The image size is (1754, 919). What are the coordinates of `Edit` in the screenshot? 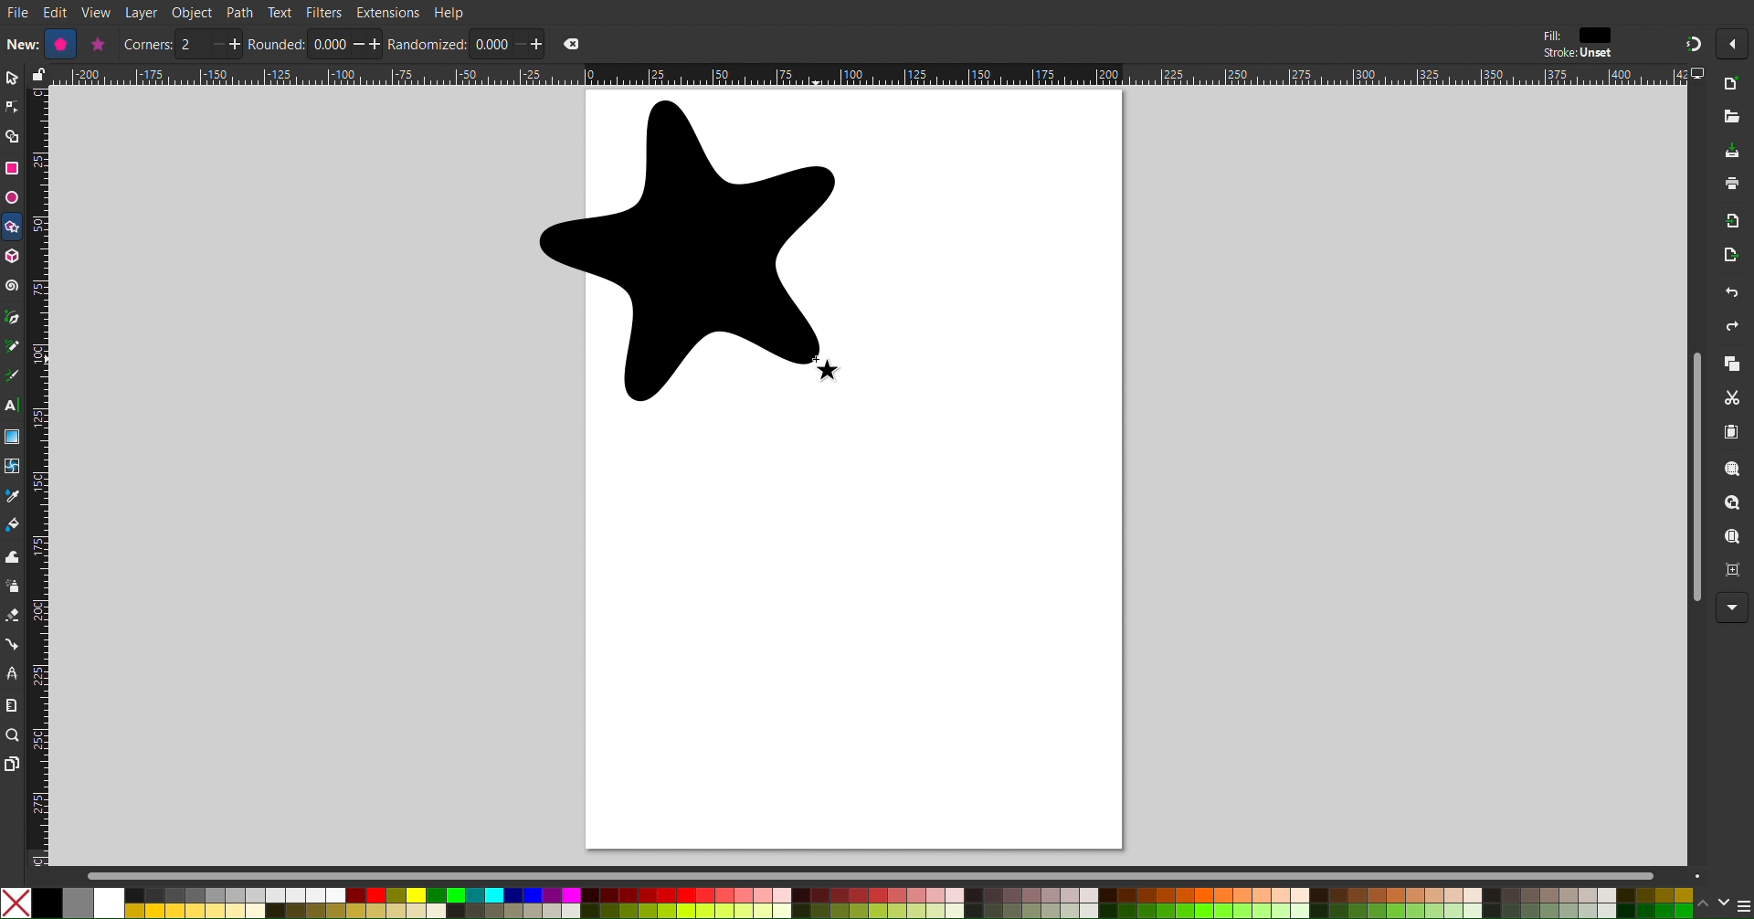 It's located at (58, 13).